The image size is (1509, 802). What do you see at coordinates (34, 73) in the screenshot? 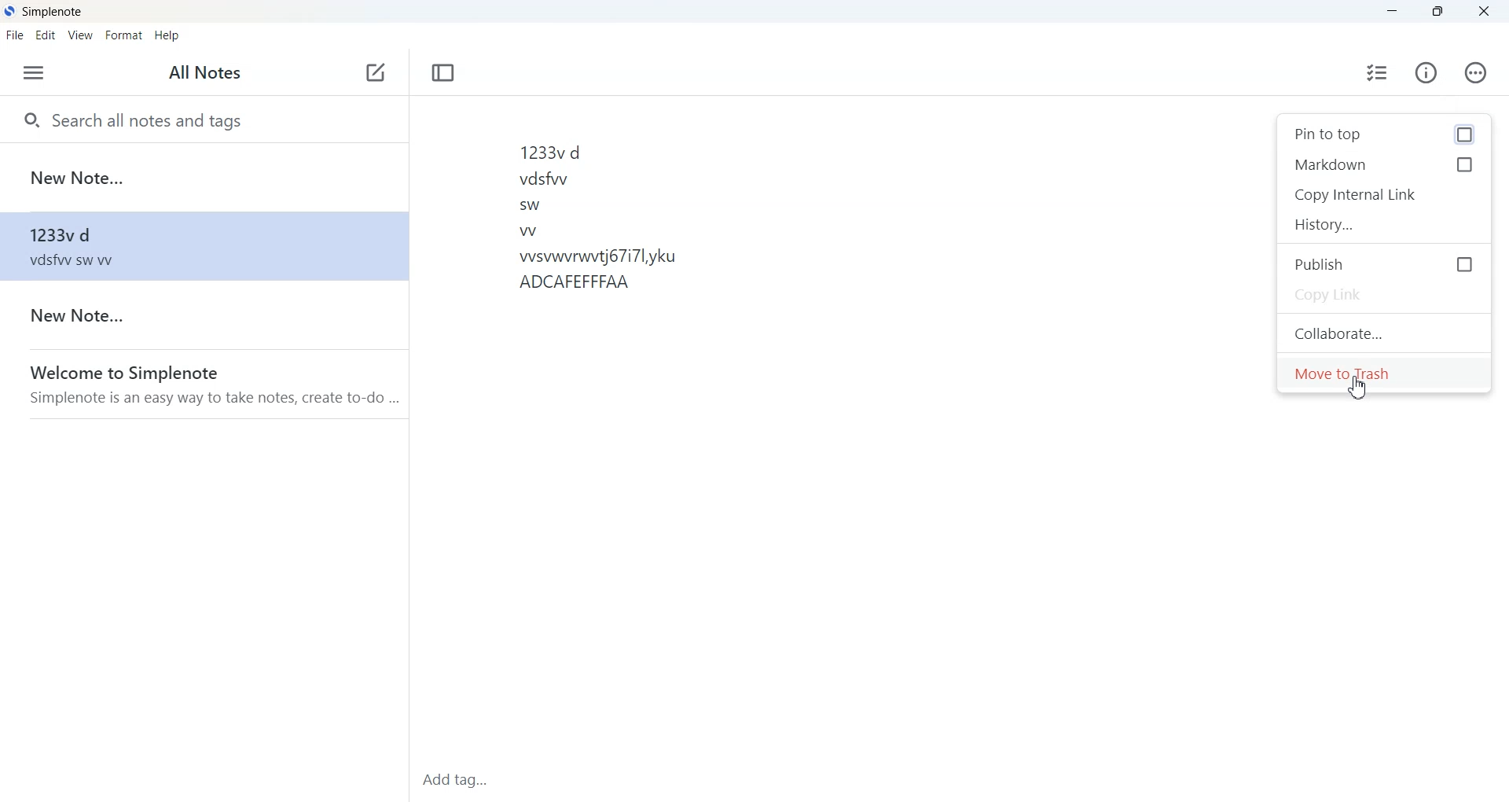
I see `Menu` at bounding box center [34, 73].